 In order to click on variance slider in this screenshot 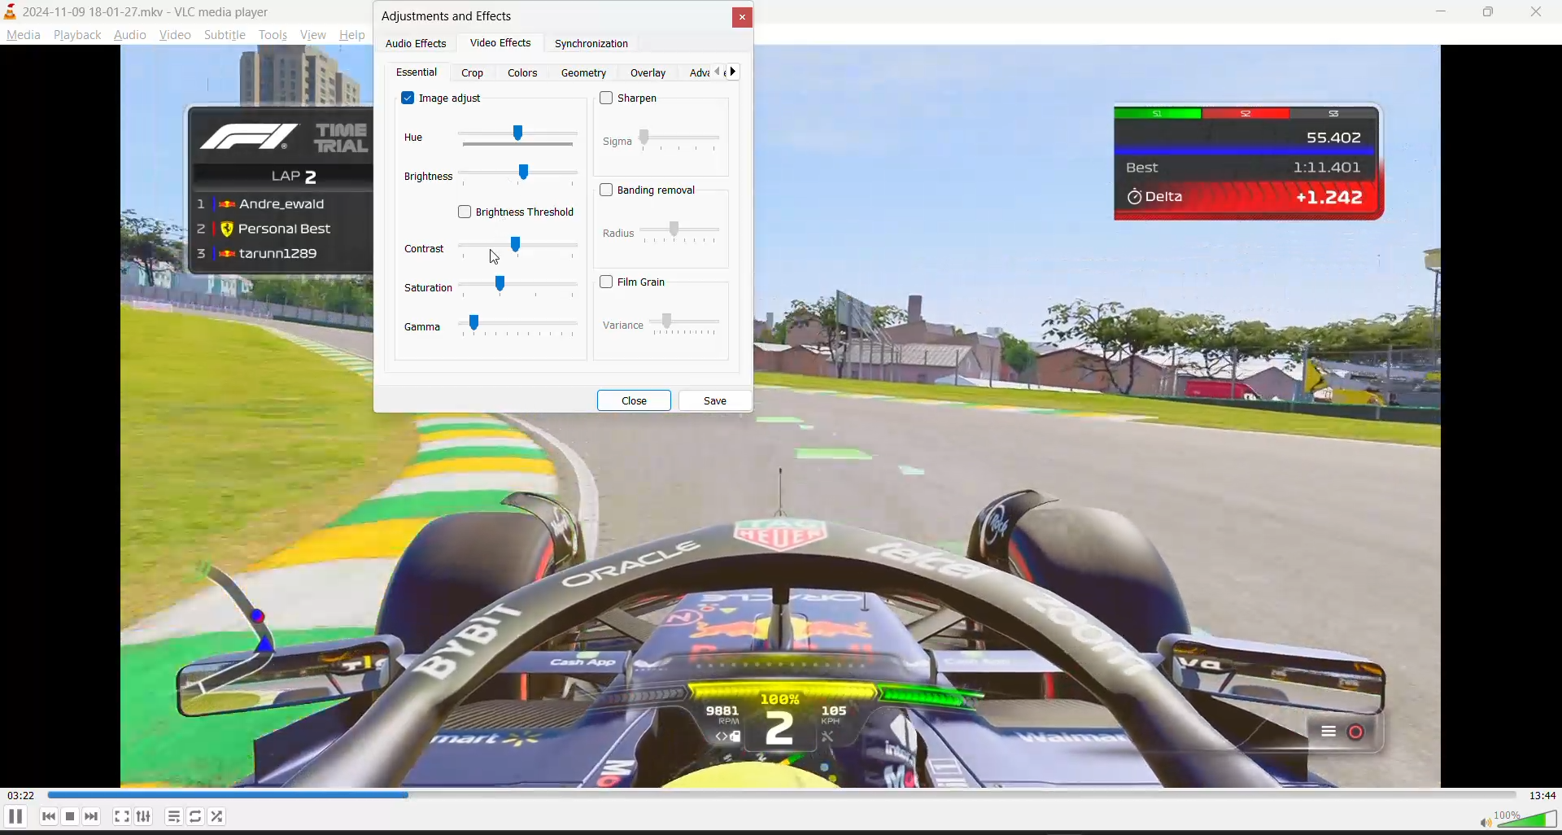, I will do `click(686, 325)`.